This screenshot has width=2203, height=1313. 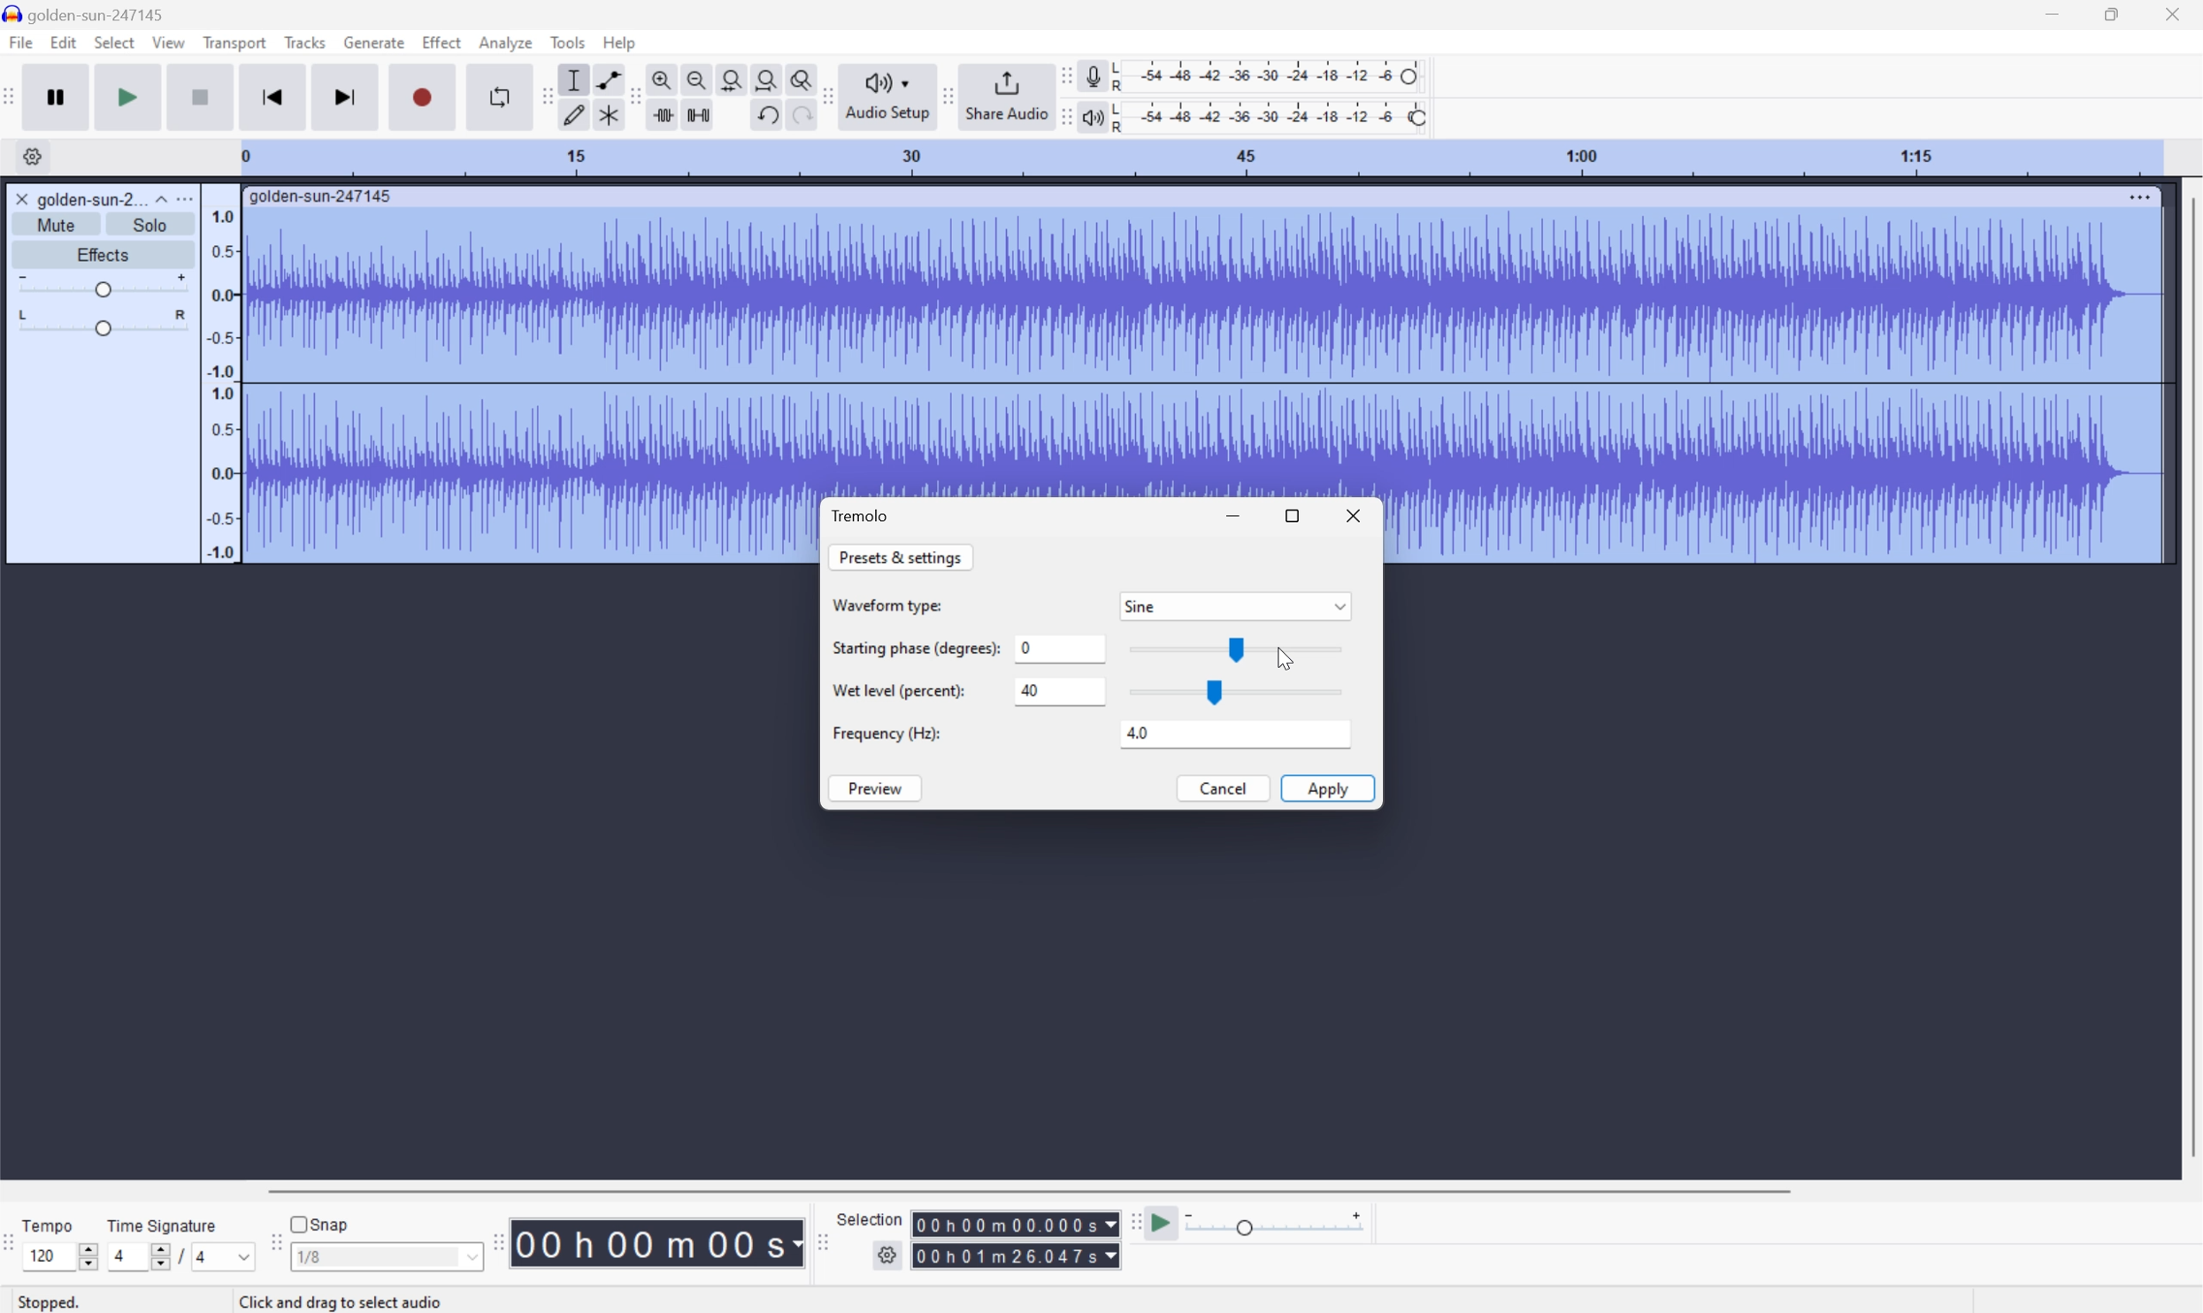 What do you see at coordinates (104, 255) in the screenshot?
I see `Effects` at bounding box center [104, 255].